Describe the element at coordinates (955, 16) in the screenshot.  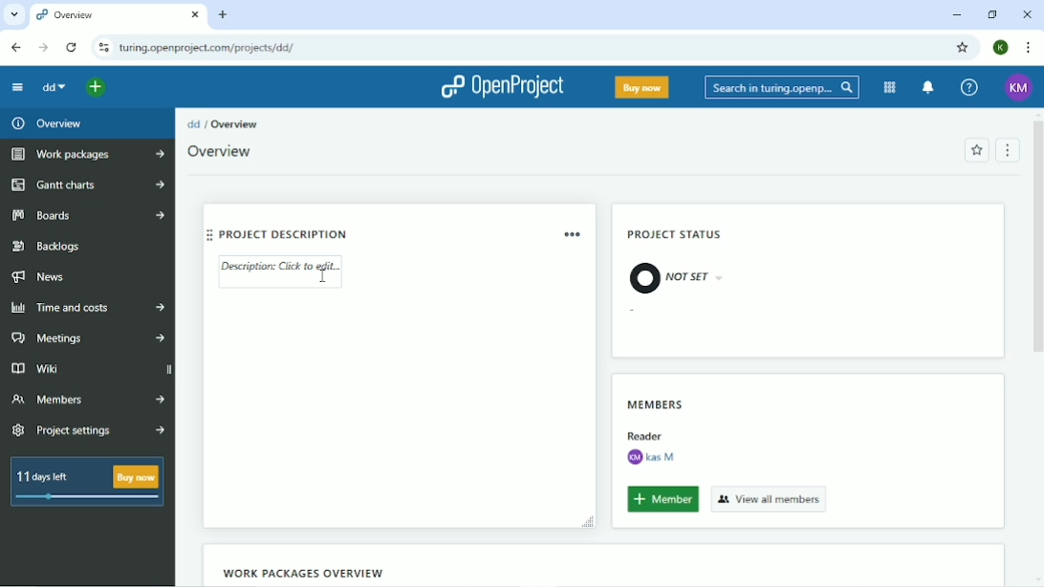
I see `Minimize` at that location.